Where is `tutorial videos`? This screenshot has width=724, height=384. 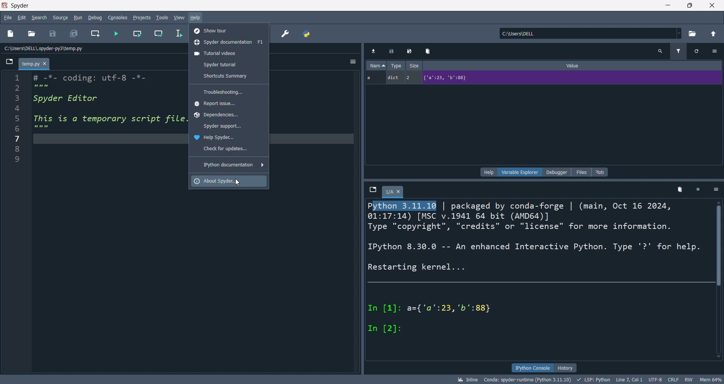 tutorial videos is located at coordinates (229, 52).